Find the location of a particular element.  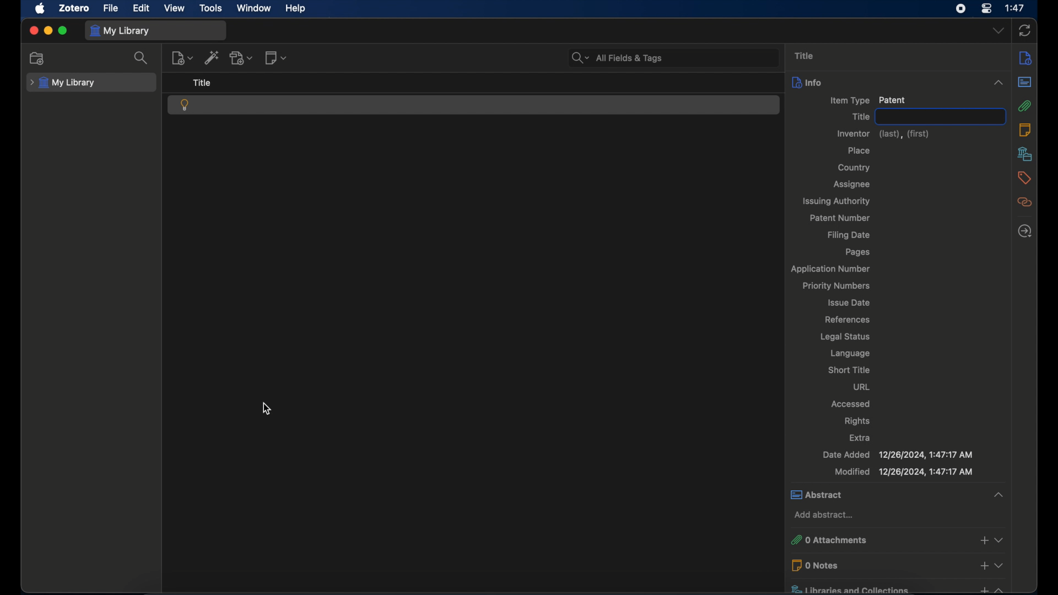

tools is located at coordinates (211, 8).